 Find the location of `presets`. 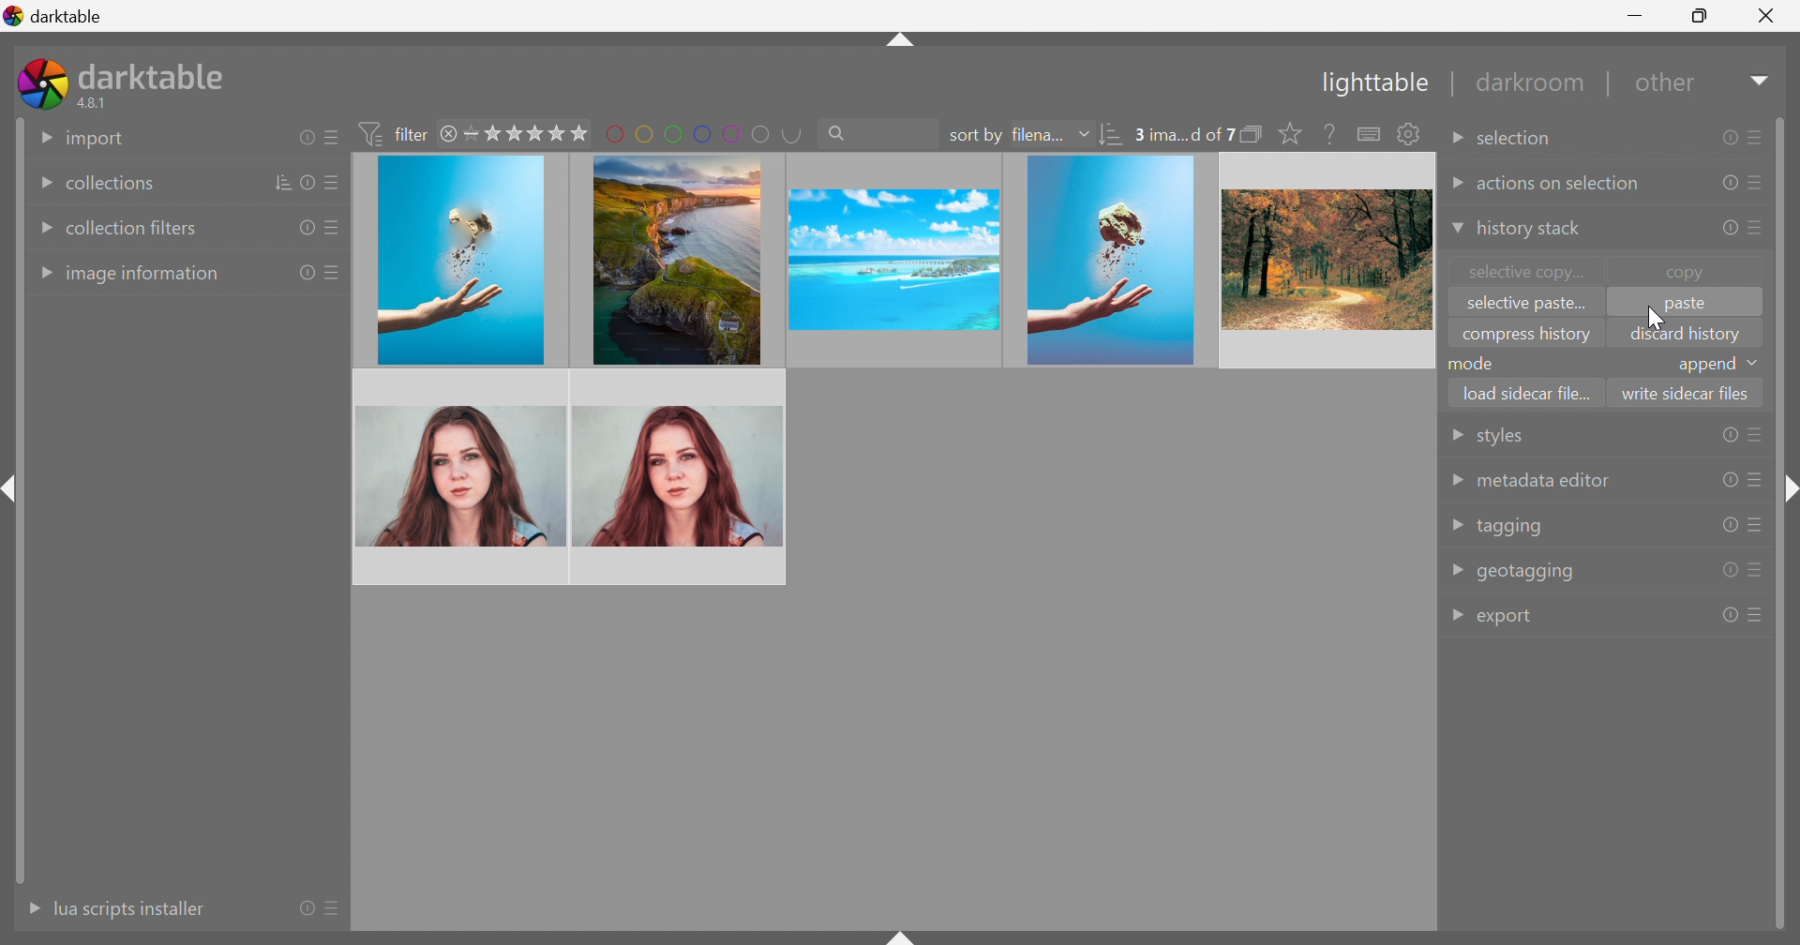

presets is located at coordinates (329, 231).